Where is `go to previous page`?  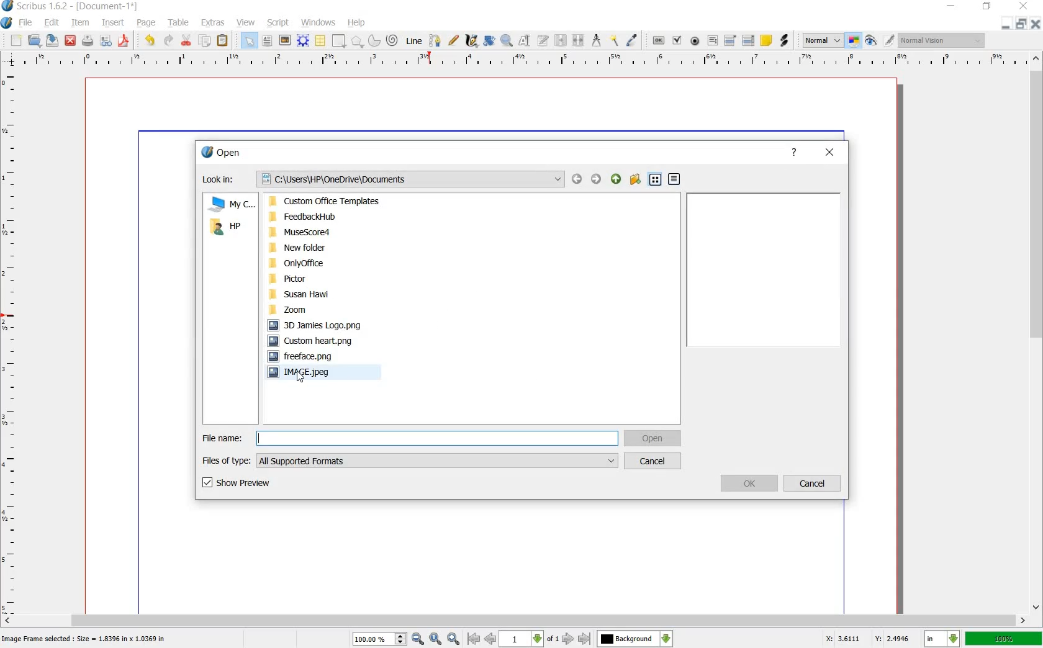 go to previous page is located at coordinates (490, 638).